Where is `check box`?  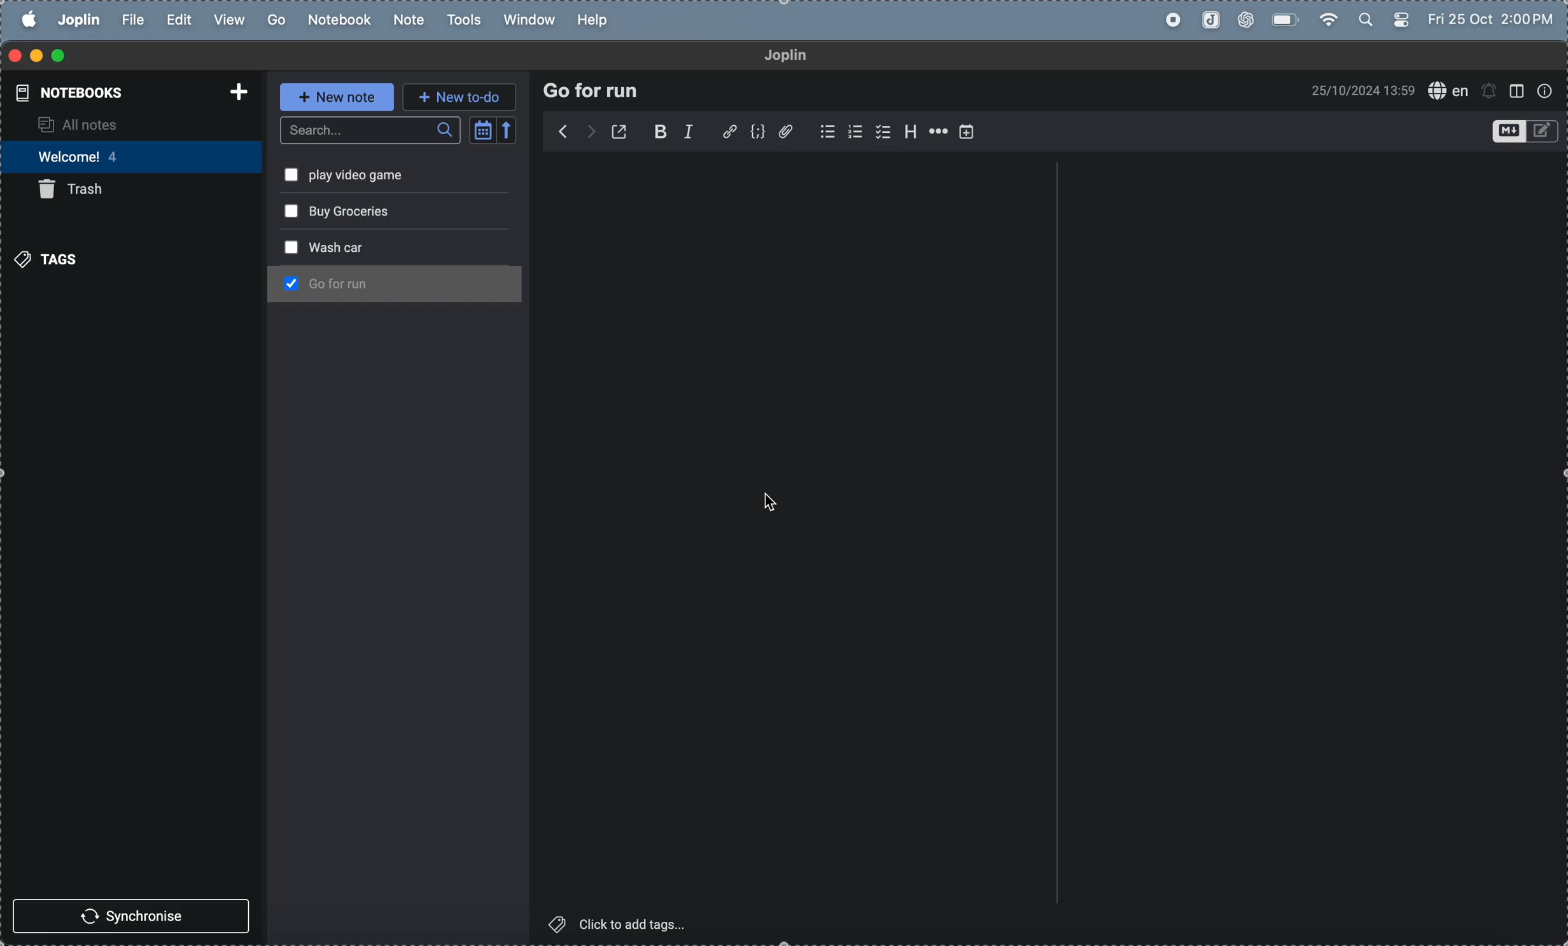 check box is located at coordinates (286, 247).